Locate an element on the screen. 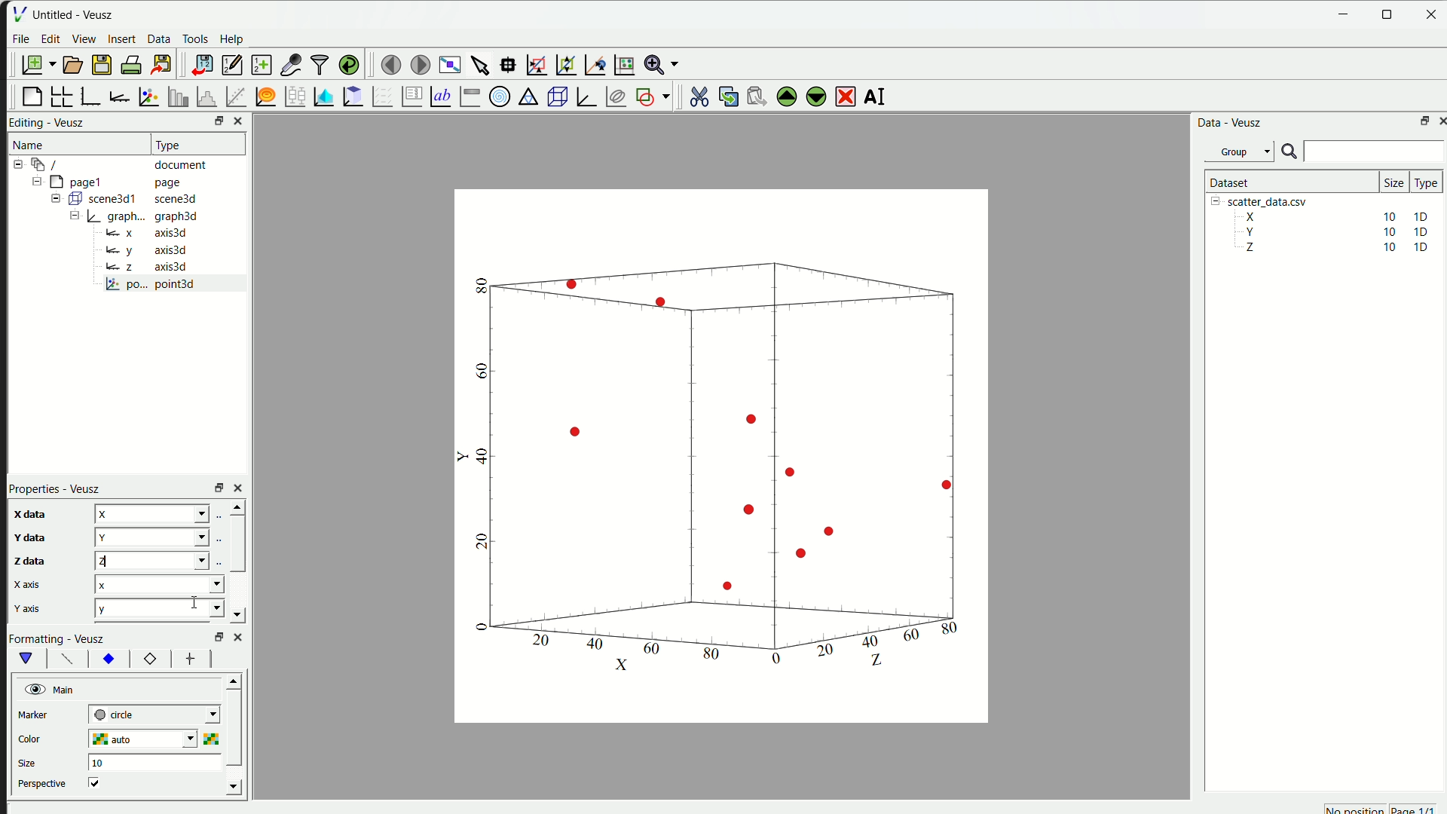  | Type is located at coordinates (170, 144).